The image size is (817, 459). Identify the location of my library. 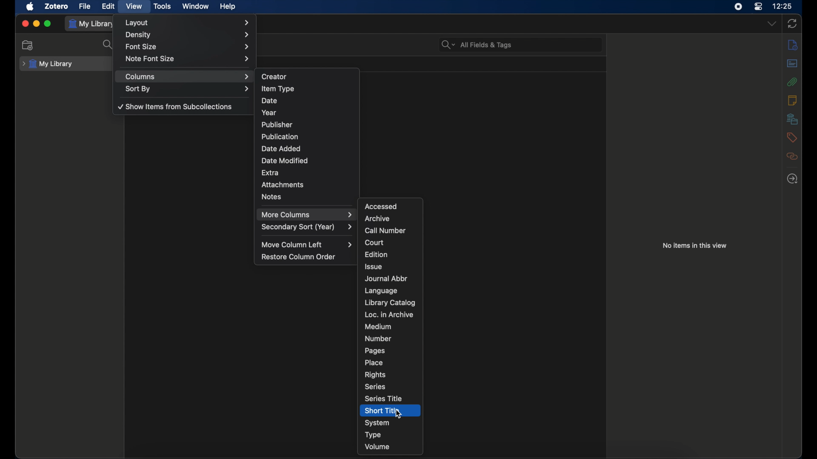
(93, 24).